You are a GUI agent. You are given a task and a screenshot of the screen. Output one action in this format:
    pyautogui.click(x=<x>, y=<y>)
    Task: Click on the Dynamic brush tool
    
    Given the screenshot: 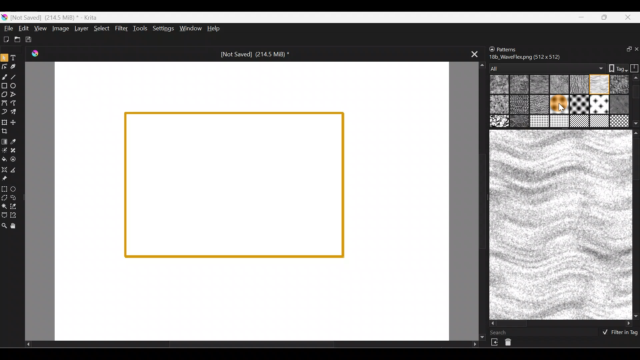 What is the action you would take?
    pyautogui.click(x=4, y=112)
    